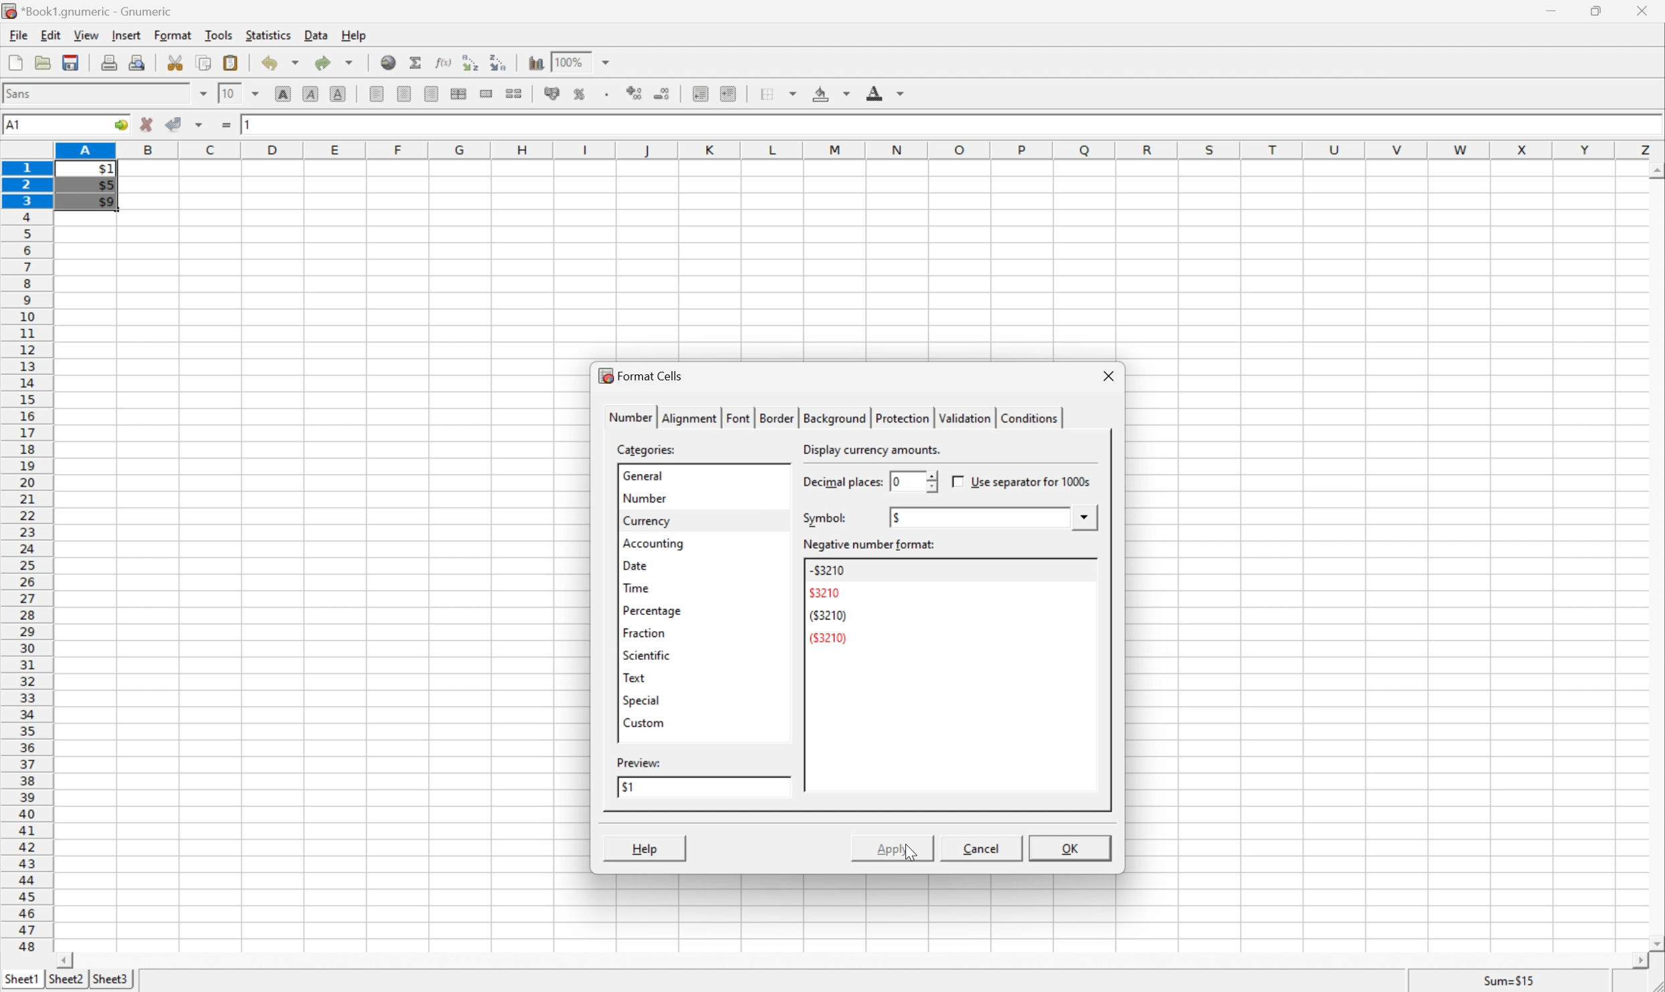 Image resolution: width=1665 pixels, height=992 pixels. What do you see at coordinates (642, 700) in the screenshot?
I see `special` at bounding box center [642, 700].